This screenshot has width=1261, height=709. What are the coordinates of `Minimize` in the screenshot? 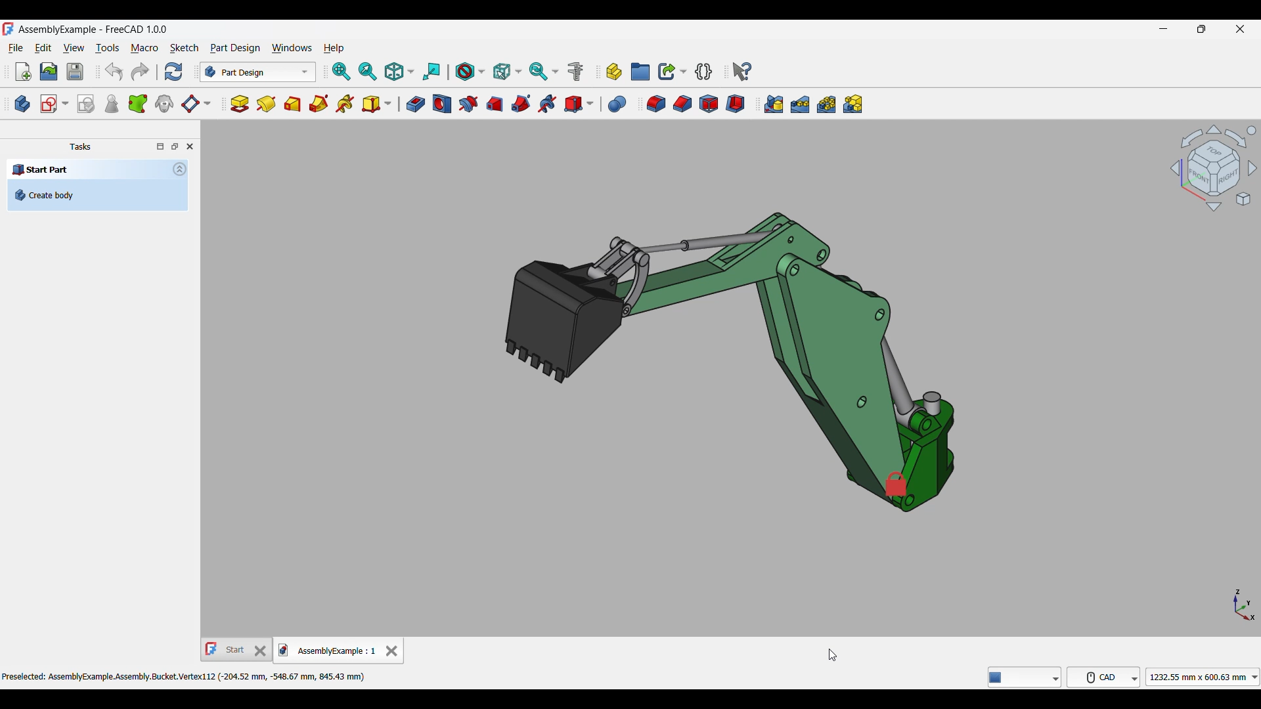 It's located at (1163, 29).